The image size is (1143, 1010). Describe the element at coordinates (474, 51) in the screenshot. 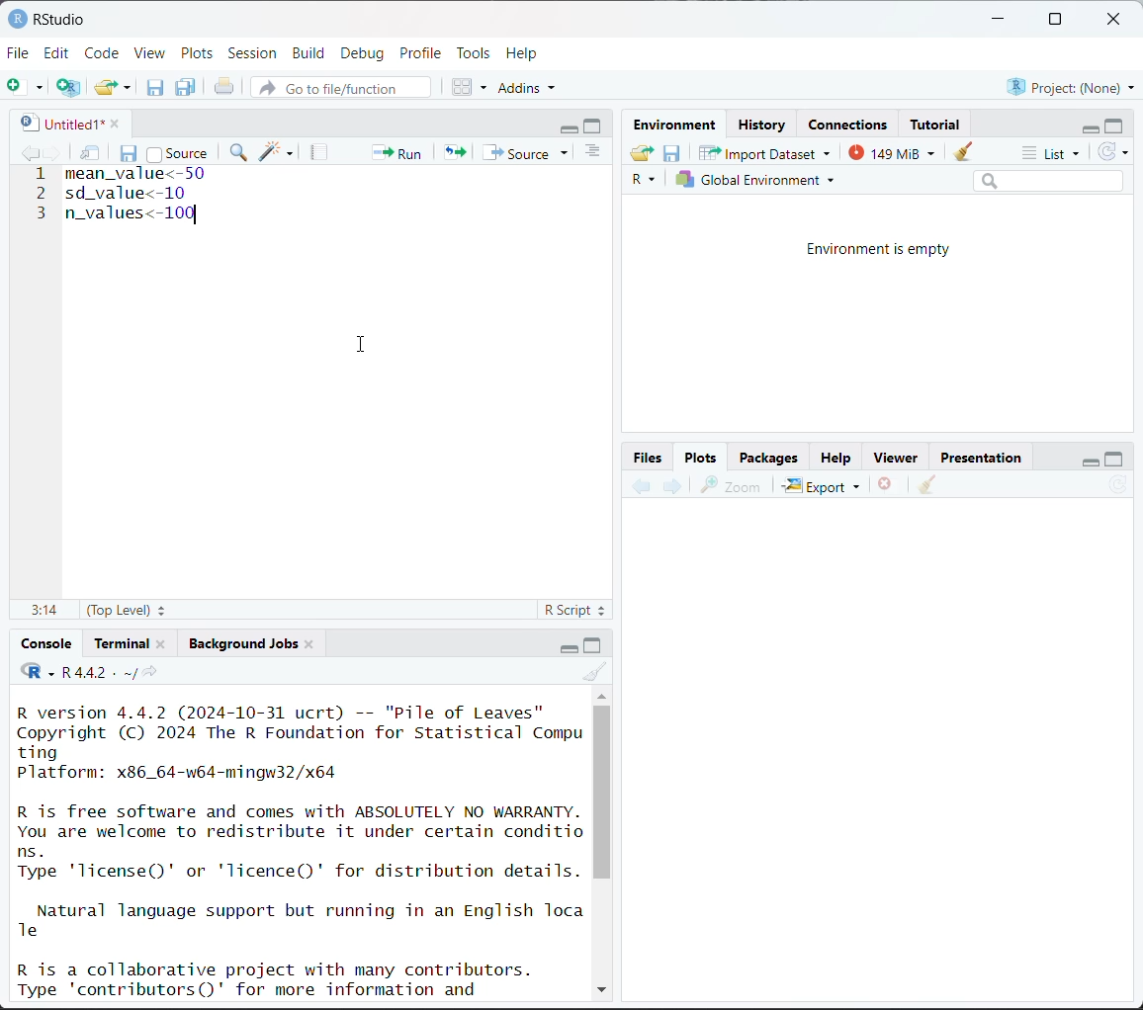

I see `Tools` at that location.